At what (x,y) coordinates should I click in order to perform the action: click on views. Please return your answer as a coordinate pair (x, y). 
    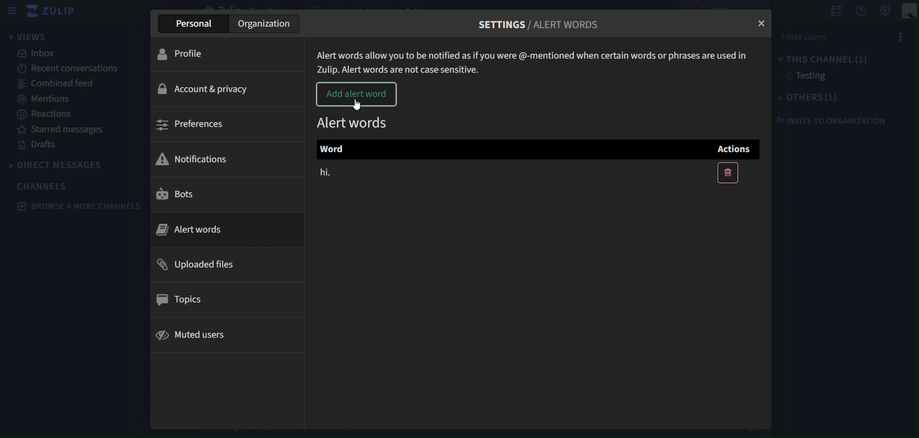
    Looking at the image, I should click on (34, 37).